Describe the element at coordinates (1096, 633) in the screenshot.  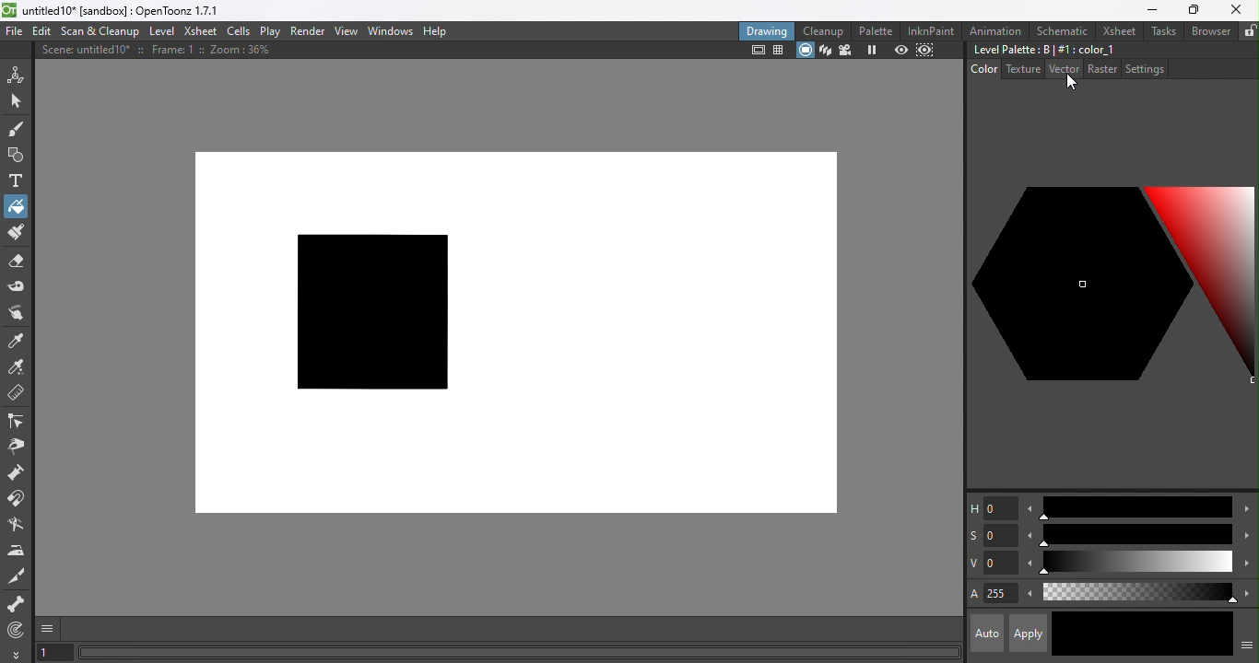
I see `Current style` at that location.